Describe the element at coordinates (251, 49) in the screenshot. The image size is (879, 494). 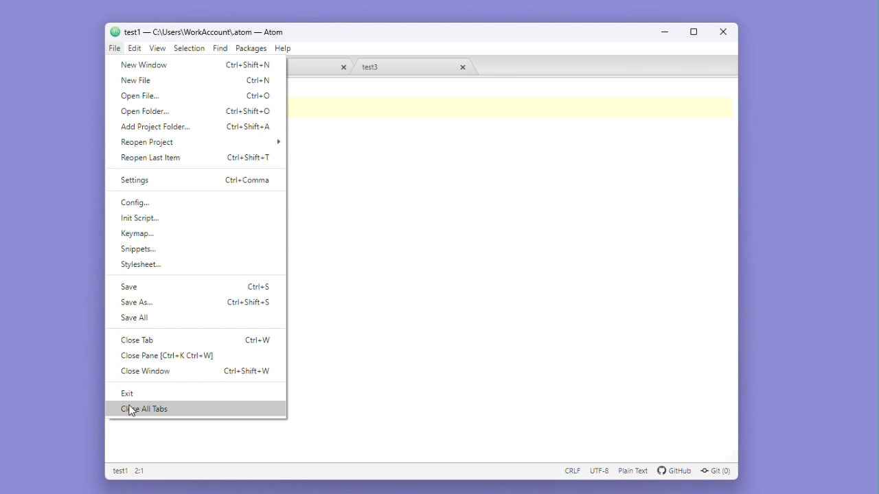
I see `Packages` at that location.